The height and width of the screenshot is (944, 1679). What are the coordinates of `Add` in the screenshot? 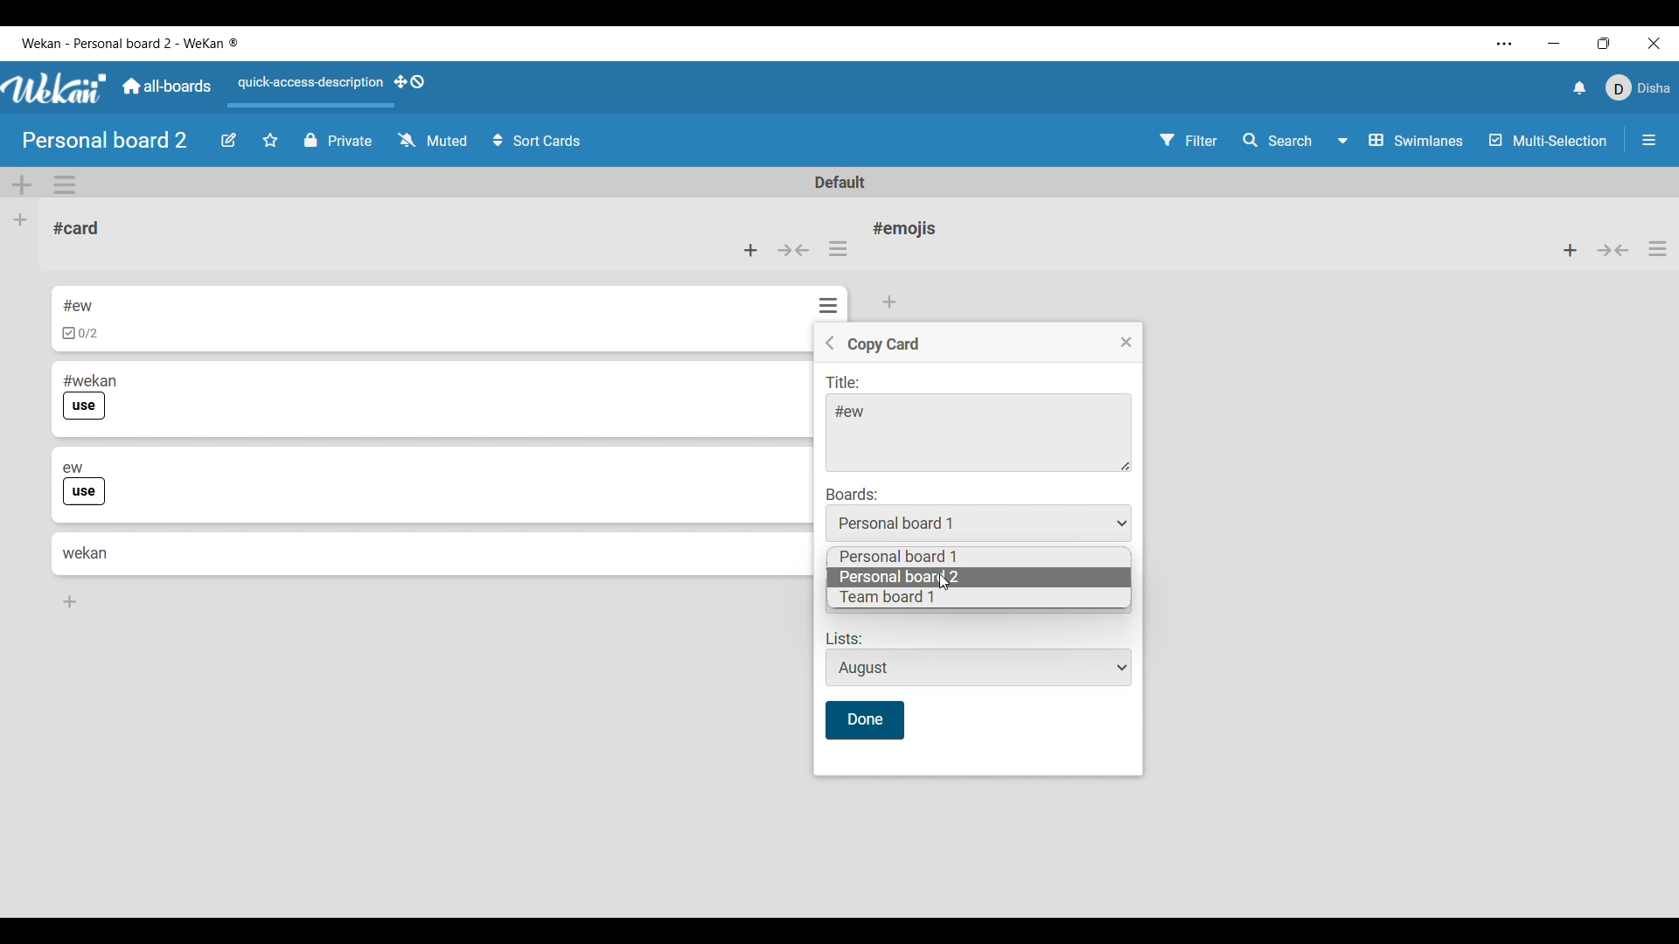 It's located at (888, 296).